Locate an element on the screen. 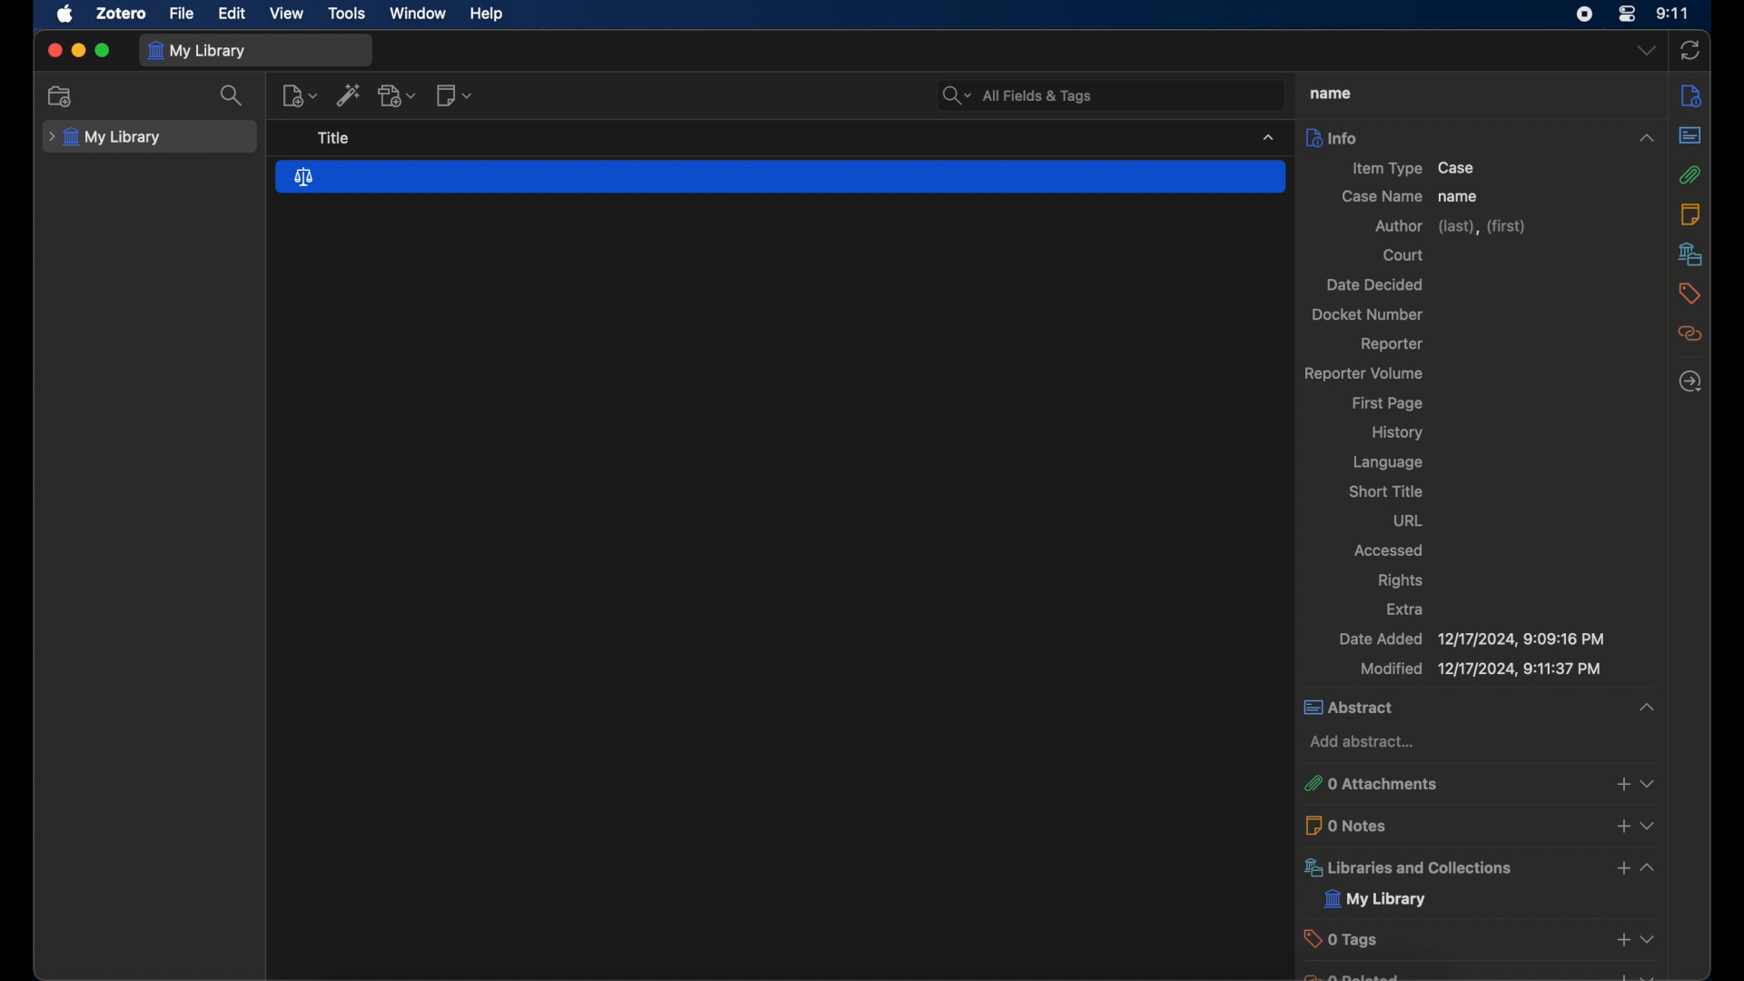 This screenshot has width=1744, height=981. file is located at coordinates (182, 15).